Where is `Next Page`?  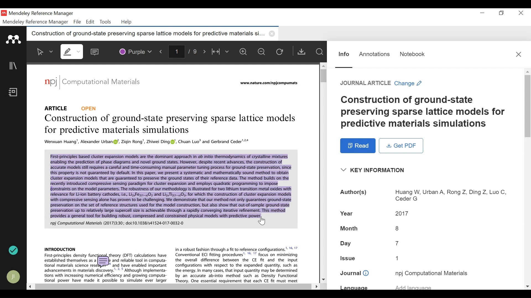 Next Page is located at coordinates (205, 51).